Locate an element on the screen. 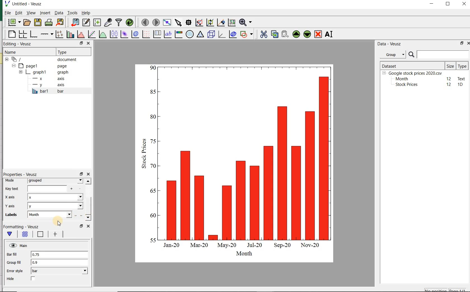  bar1 is located at coordinates (47, 91).